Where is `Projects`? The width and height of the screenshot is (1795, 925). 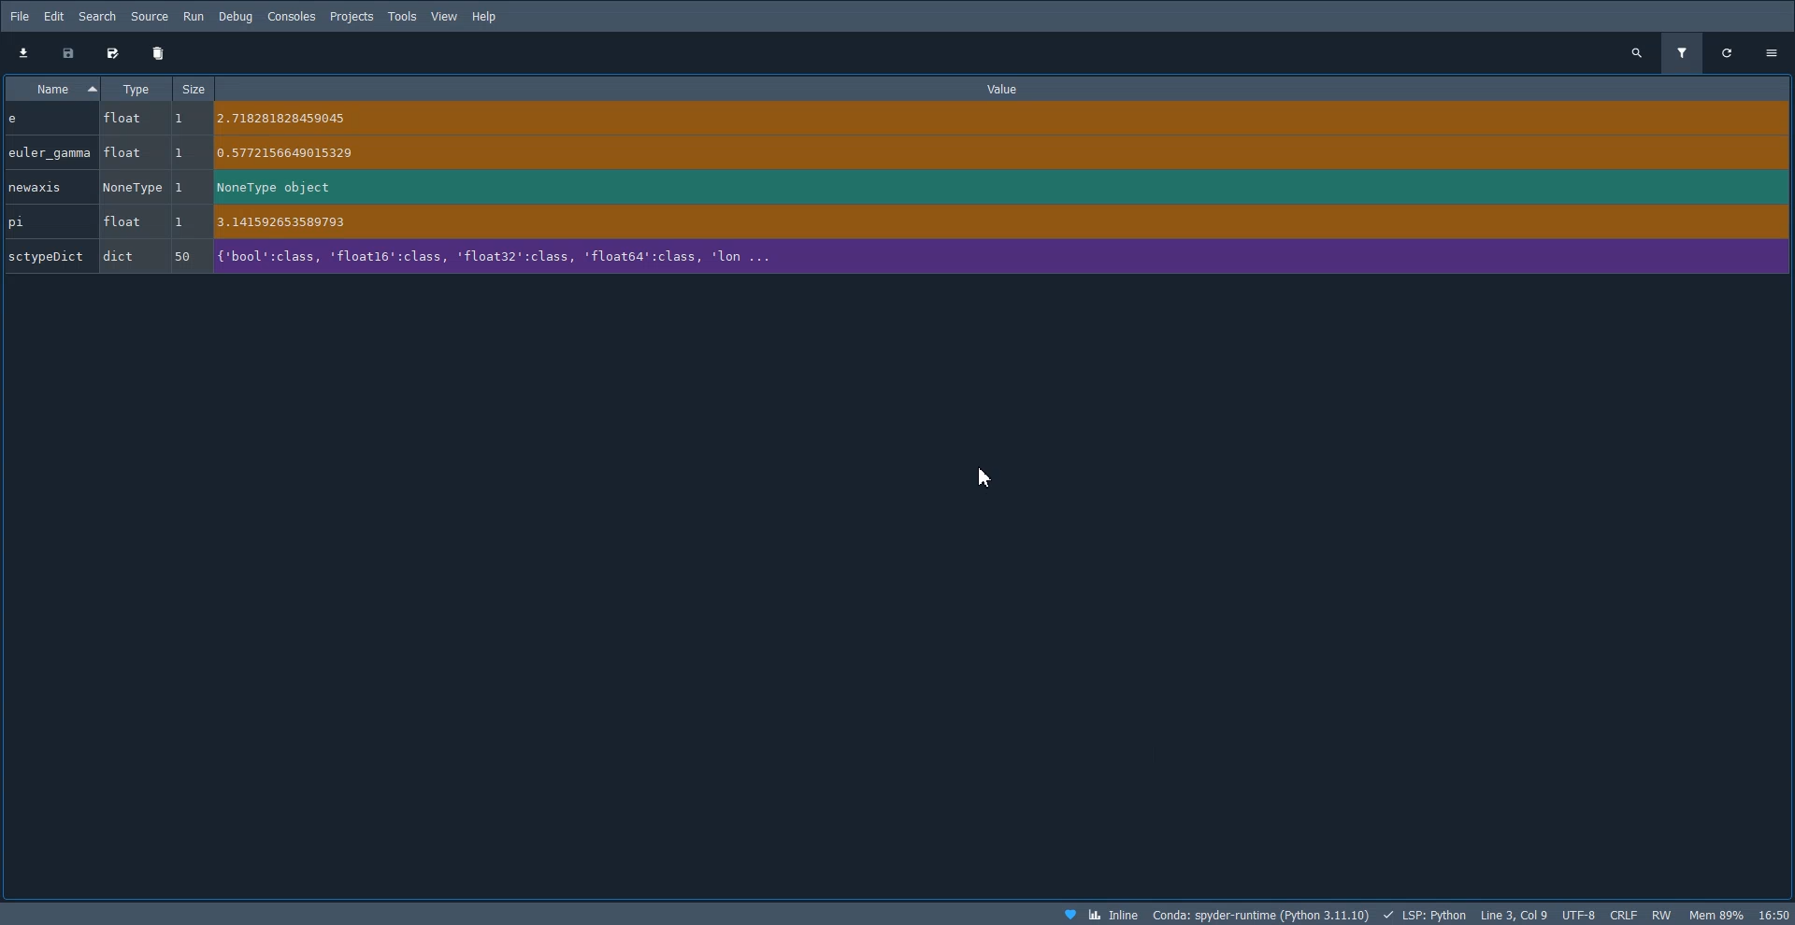 Projects is located at coordinates (352, 15).